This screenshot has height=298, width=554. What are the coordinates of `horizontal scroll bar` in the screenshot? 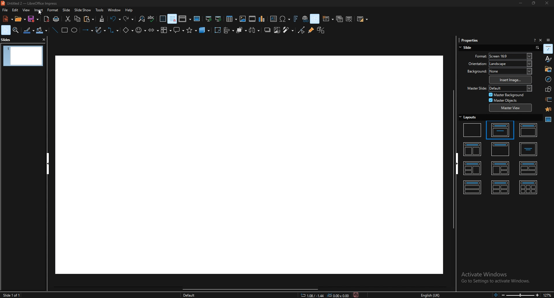 It's located at (253, 288).